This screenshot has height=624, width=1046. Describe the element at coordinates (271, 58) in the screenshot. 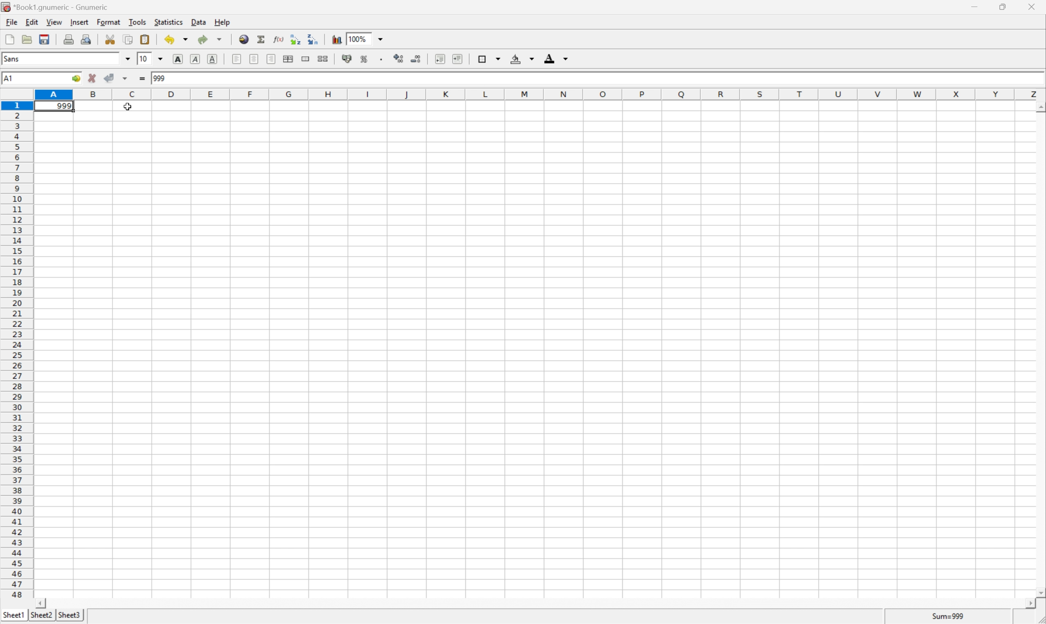

I see `Align right` at that location.